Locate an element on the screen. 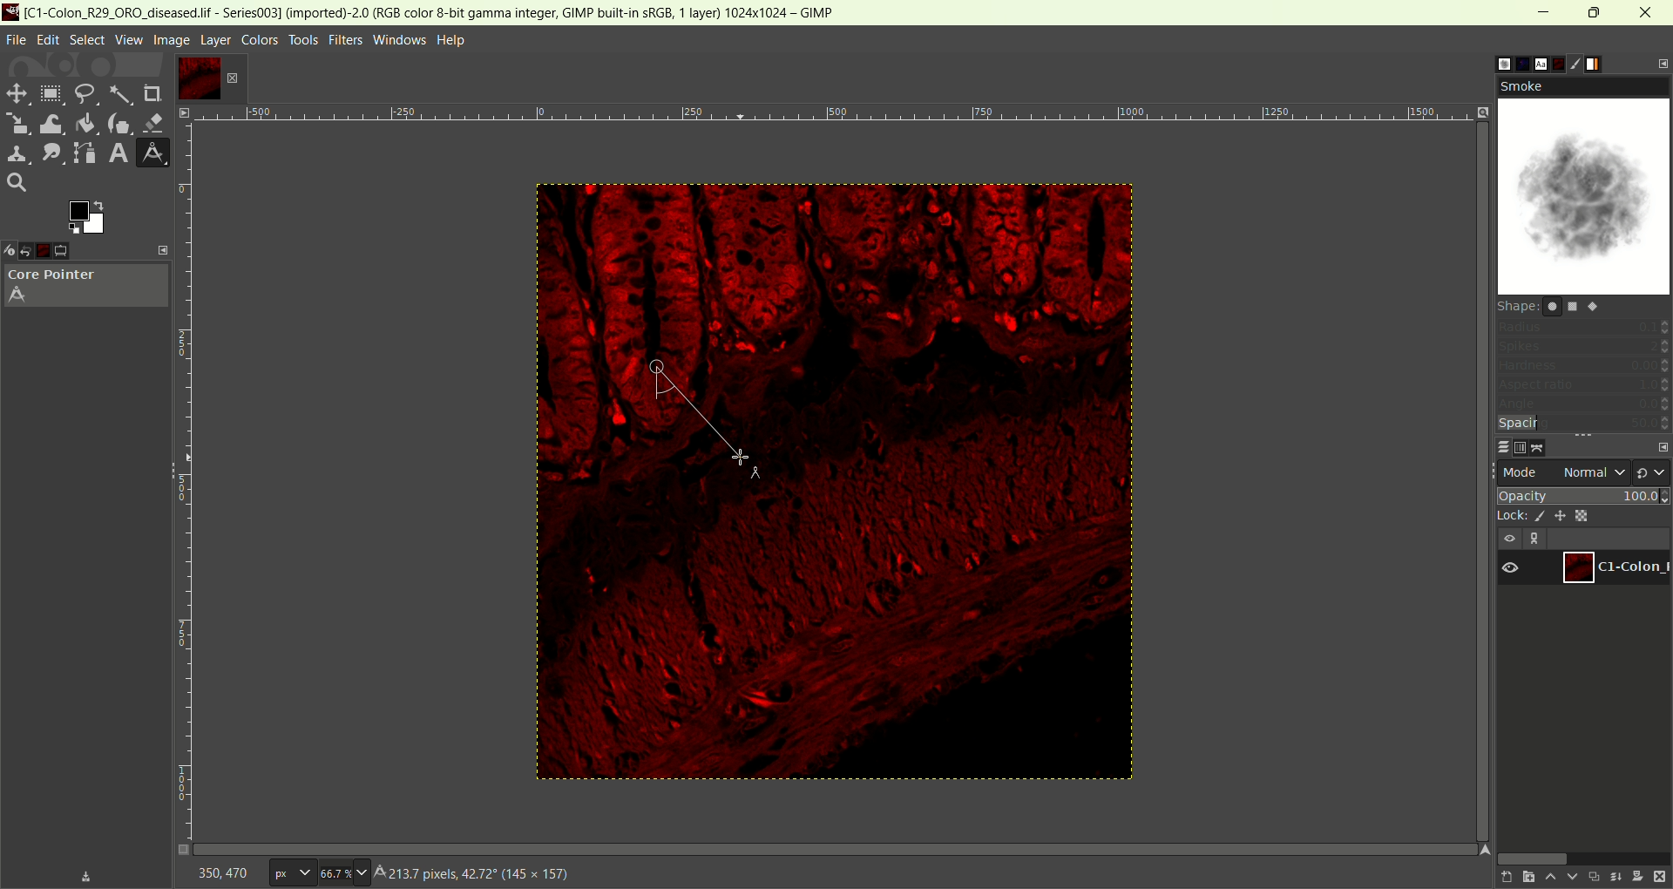 Image resolution: width=1673 pixels, height=889 pixels. core pointer is located at coordinates (86, 288).